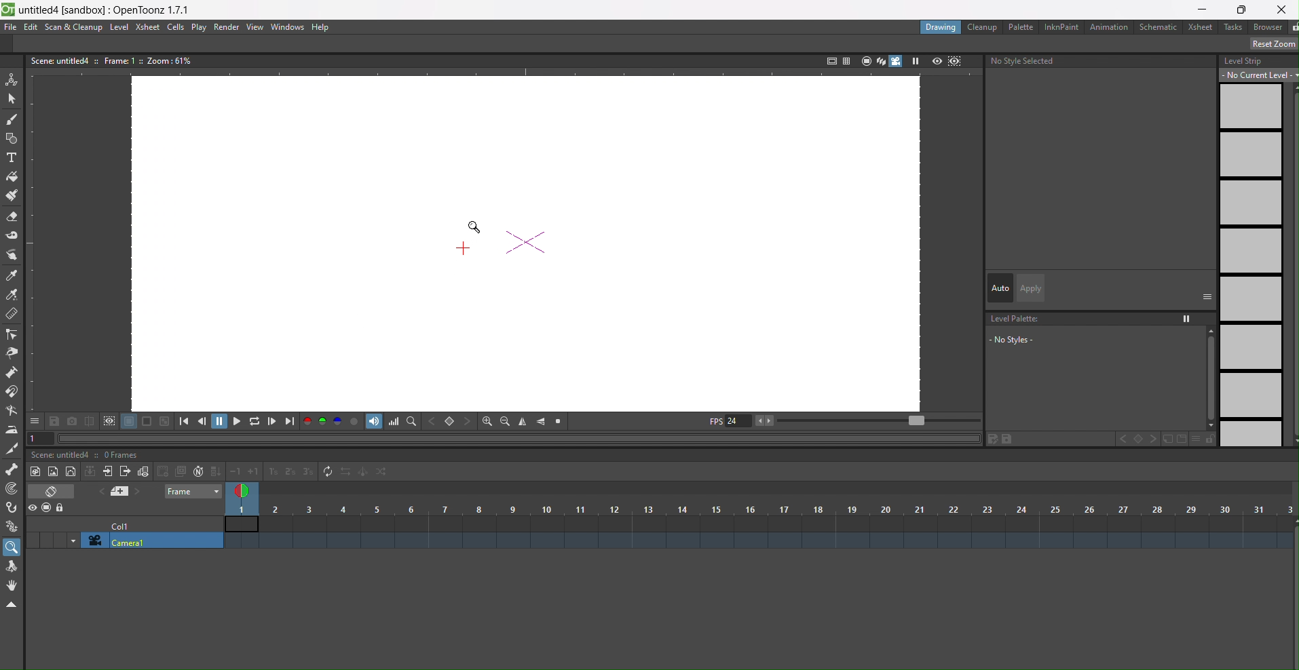 Image resolution: width=1299 pixels, height=670 pixels. What do you see at coordinates (74, 28) in the screenshot?
I see `scan&cleanup` at bounding box center [74, 28].